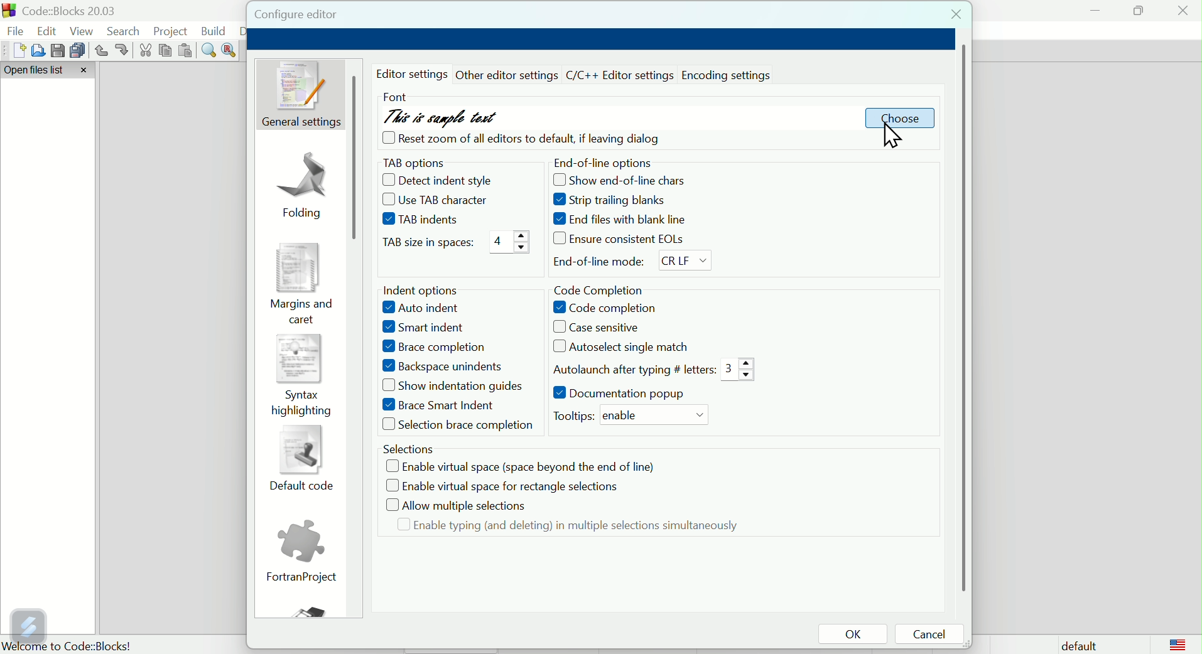 This screenshot has height=654, width=1202. What do you see at coordinates (933, 635) in the screenshot?
I see `Cancel` at bounding box center [933, 635].